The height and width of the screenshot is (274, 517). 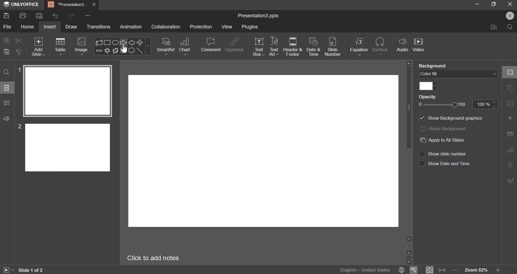 What do you see at coordinates (333, 47) in the screenshot?
I see `slide number` at bounding box center [333, 47].